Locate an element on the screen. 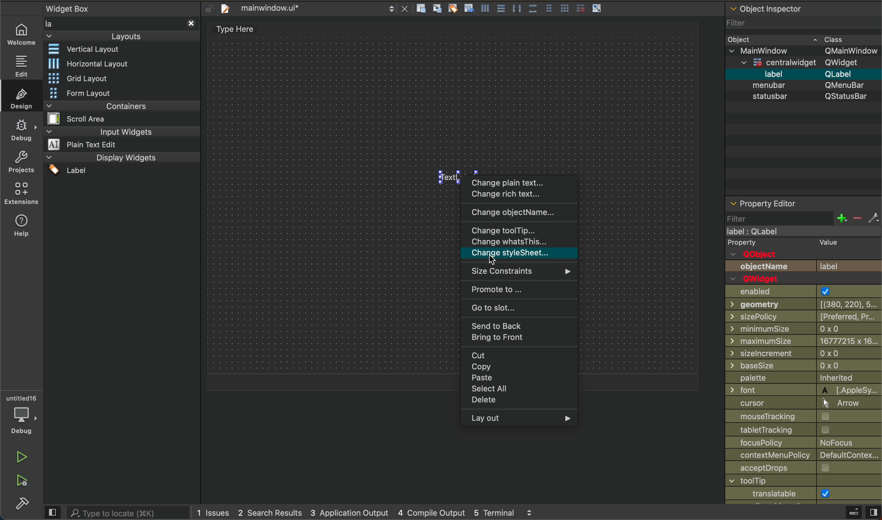  2 search result is located at coordinates (271, 514).